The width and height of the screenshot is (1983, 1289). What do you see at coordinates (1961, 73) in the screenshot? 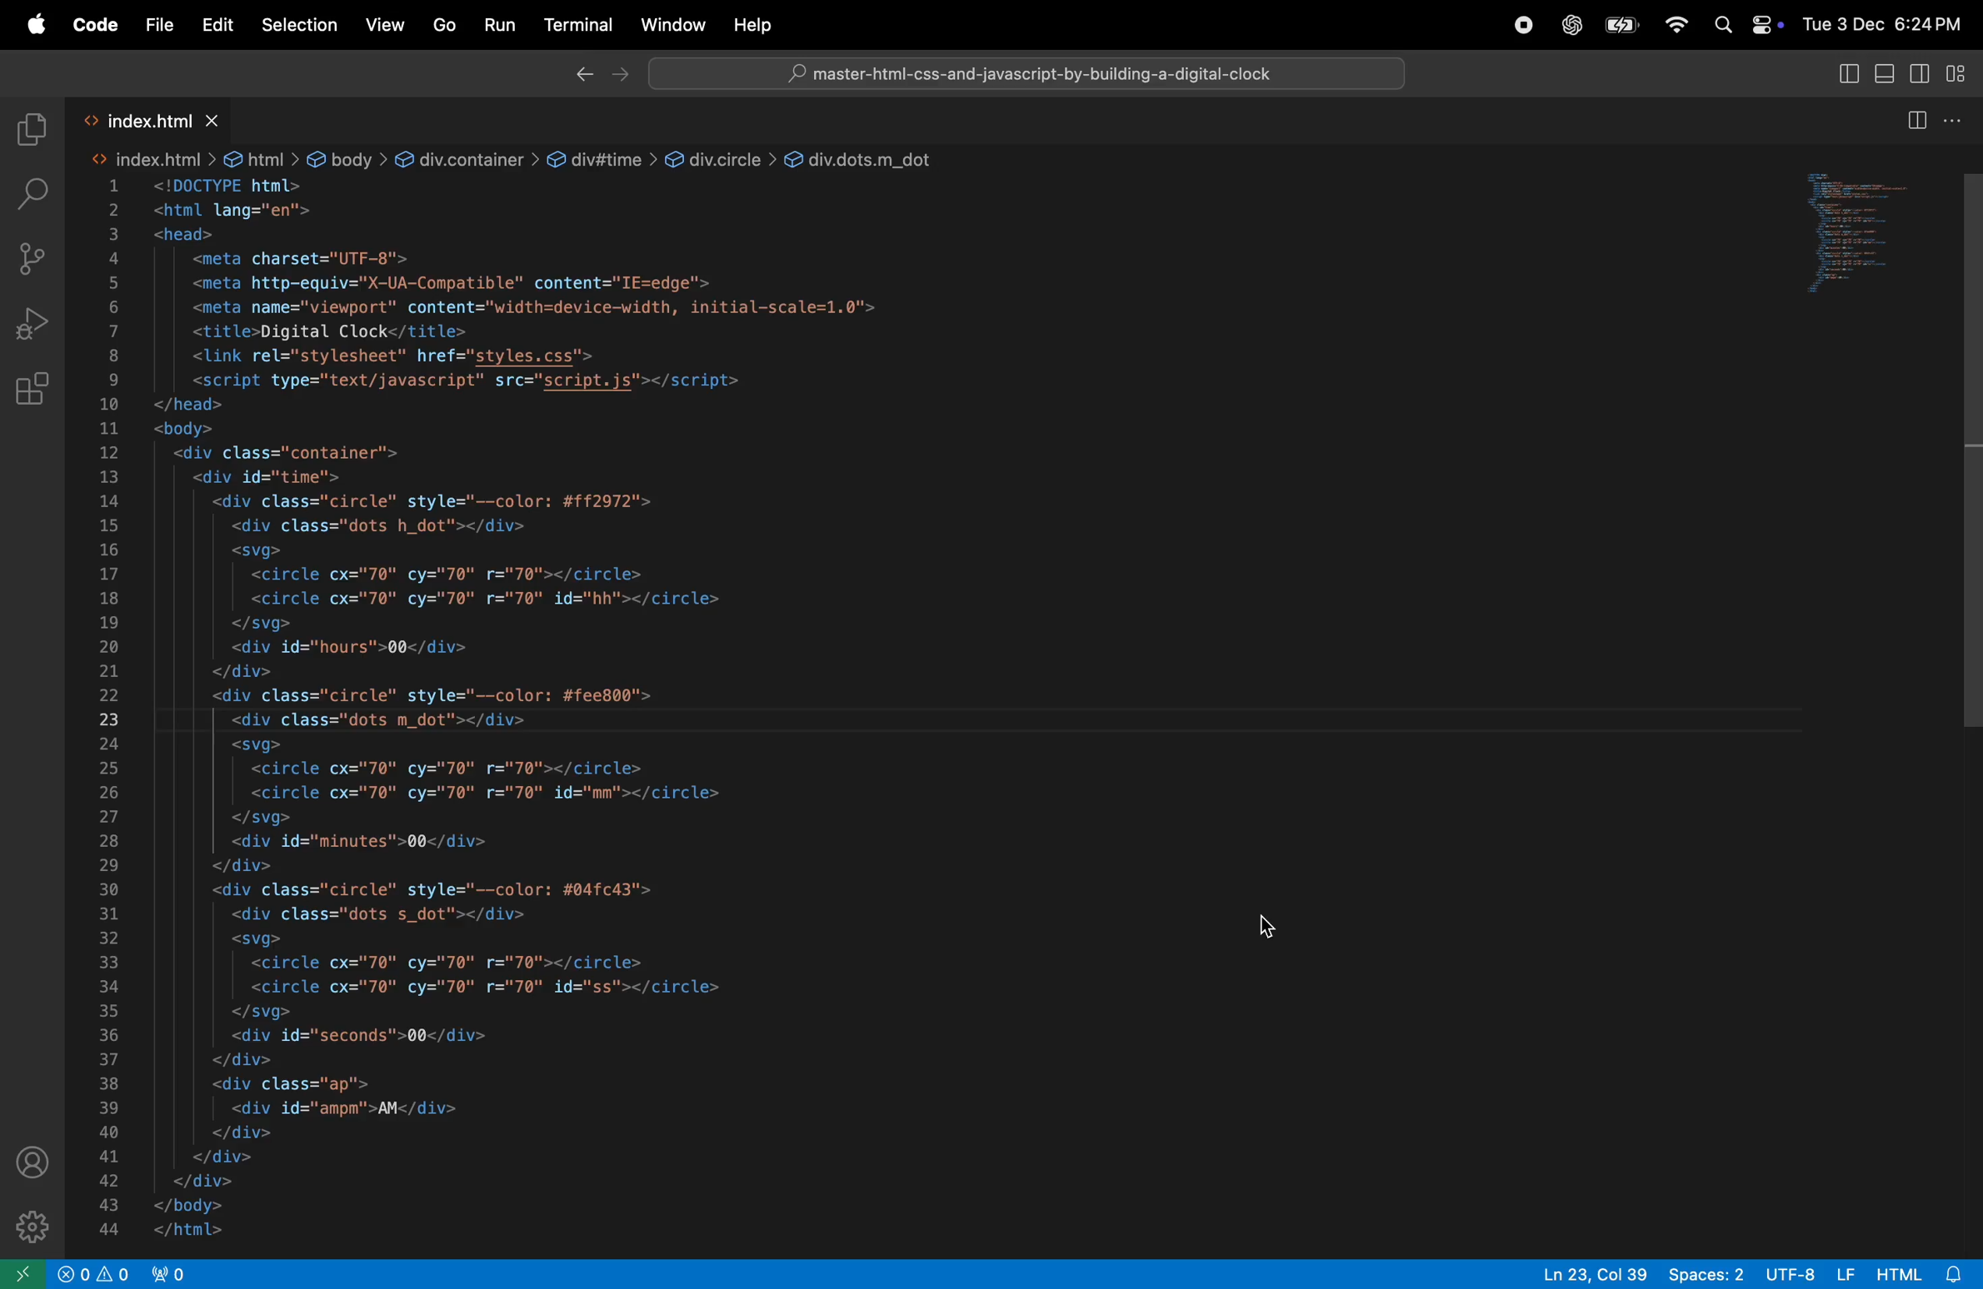
I see `customize layout` at bounding box center [1961, 73].